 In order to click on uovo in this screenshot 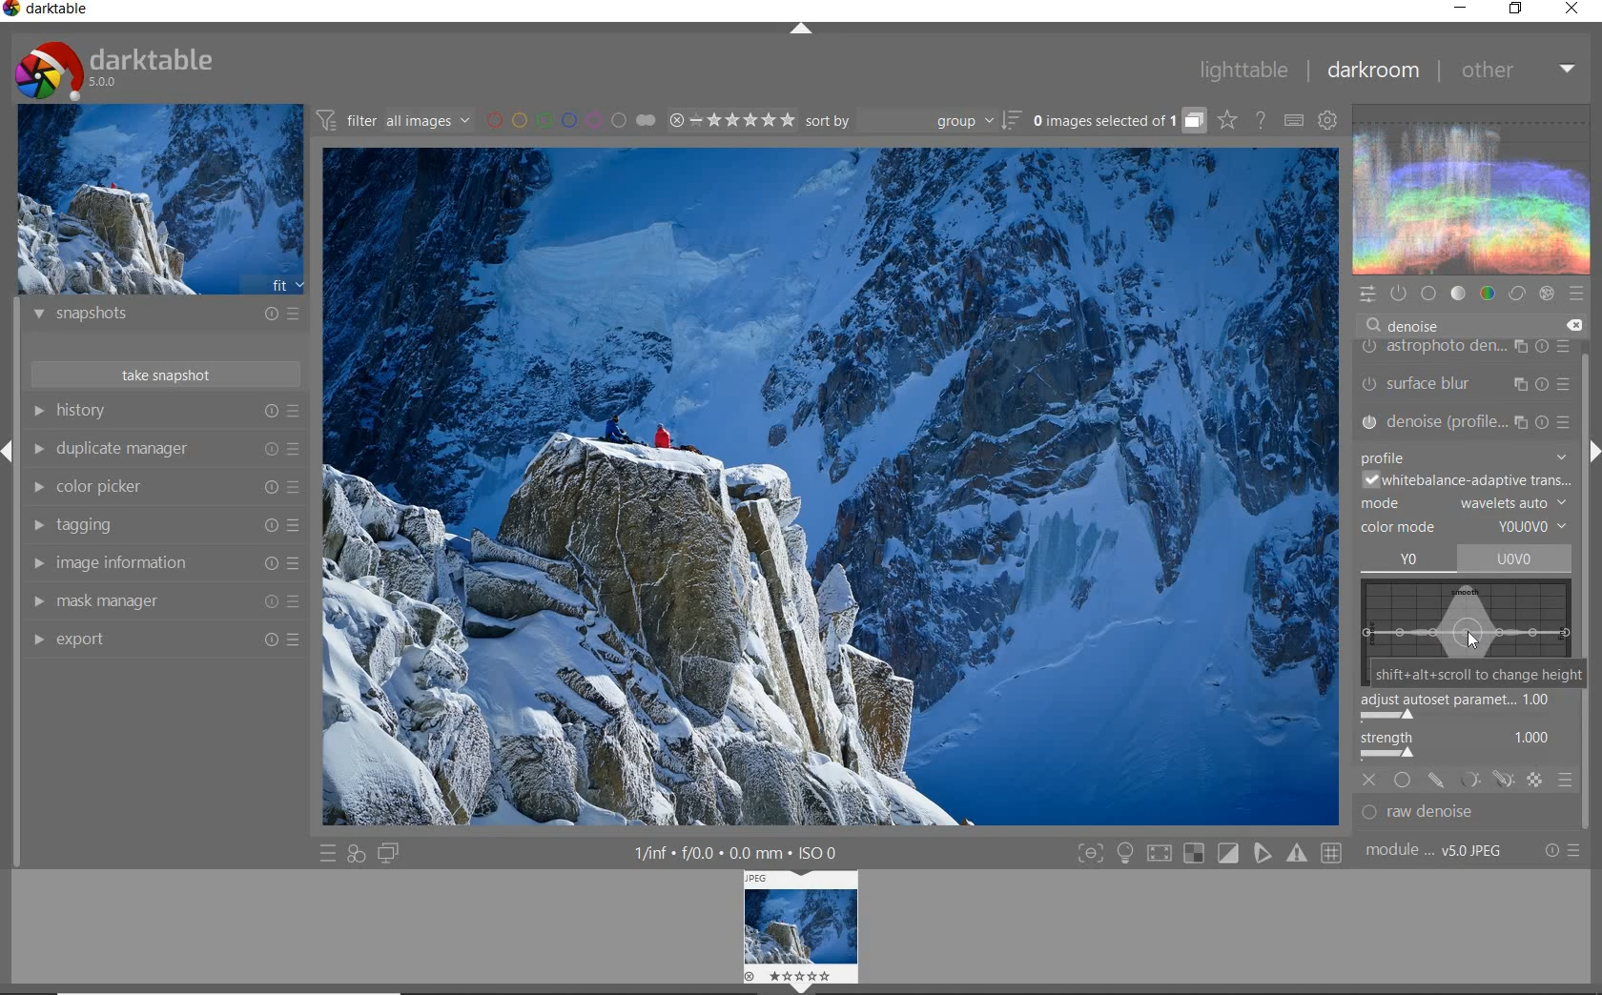, I will do `click(1521, 558)`.